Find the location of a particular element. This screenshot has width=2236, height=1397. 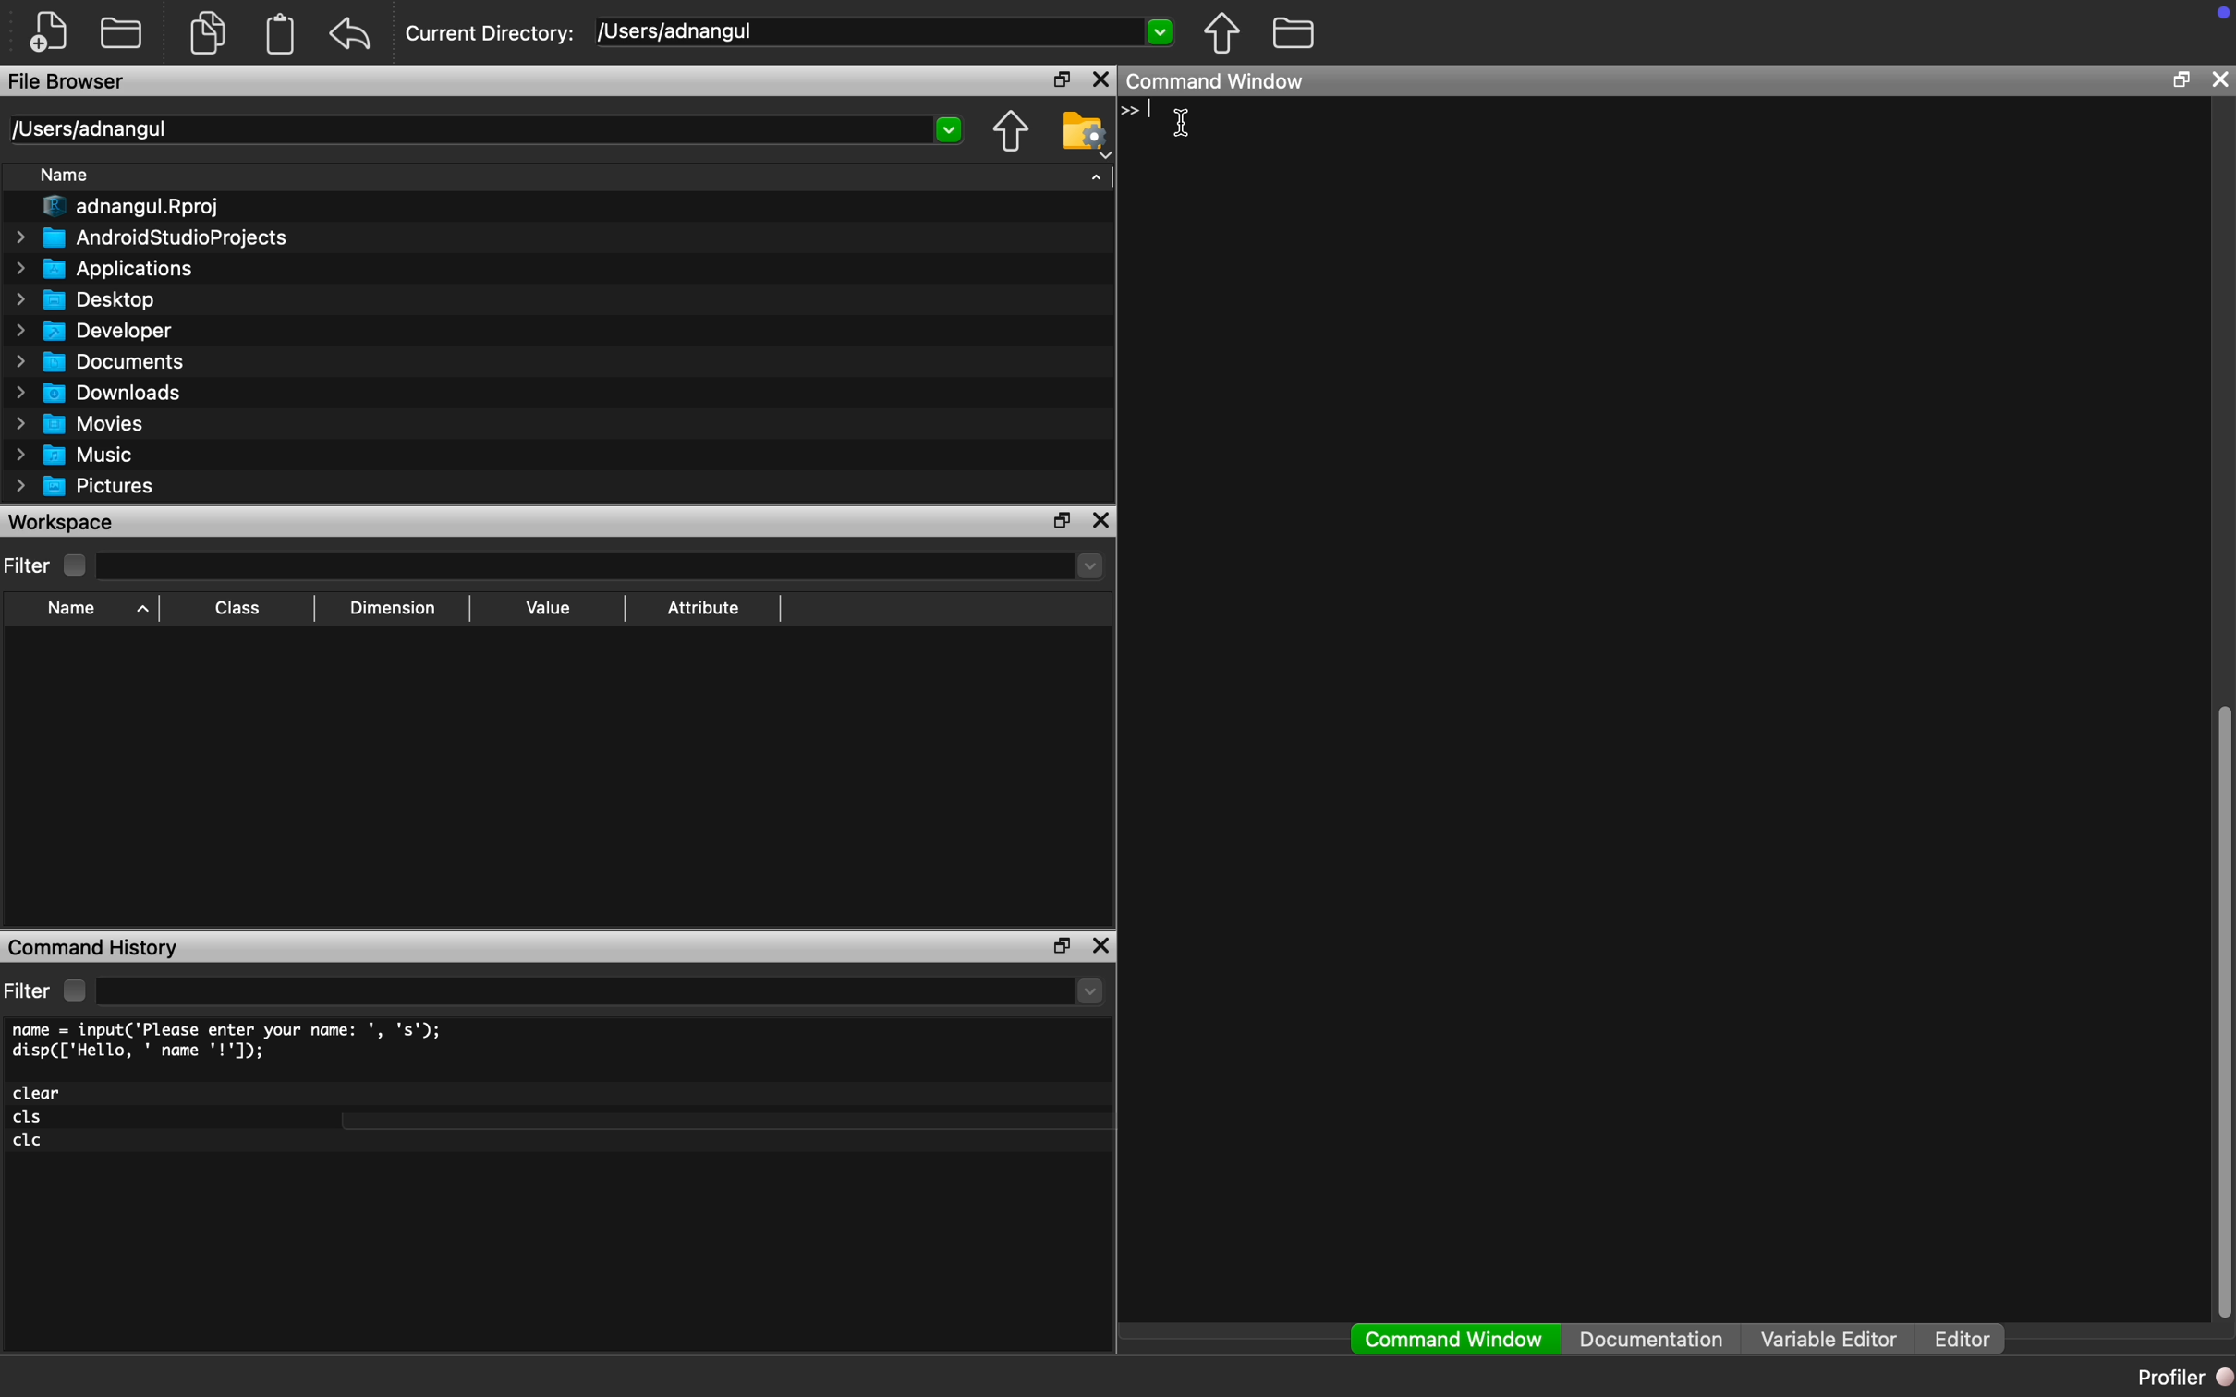

icon is located at coordinates (2223, 12).